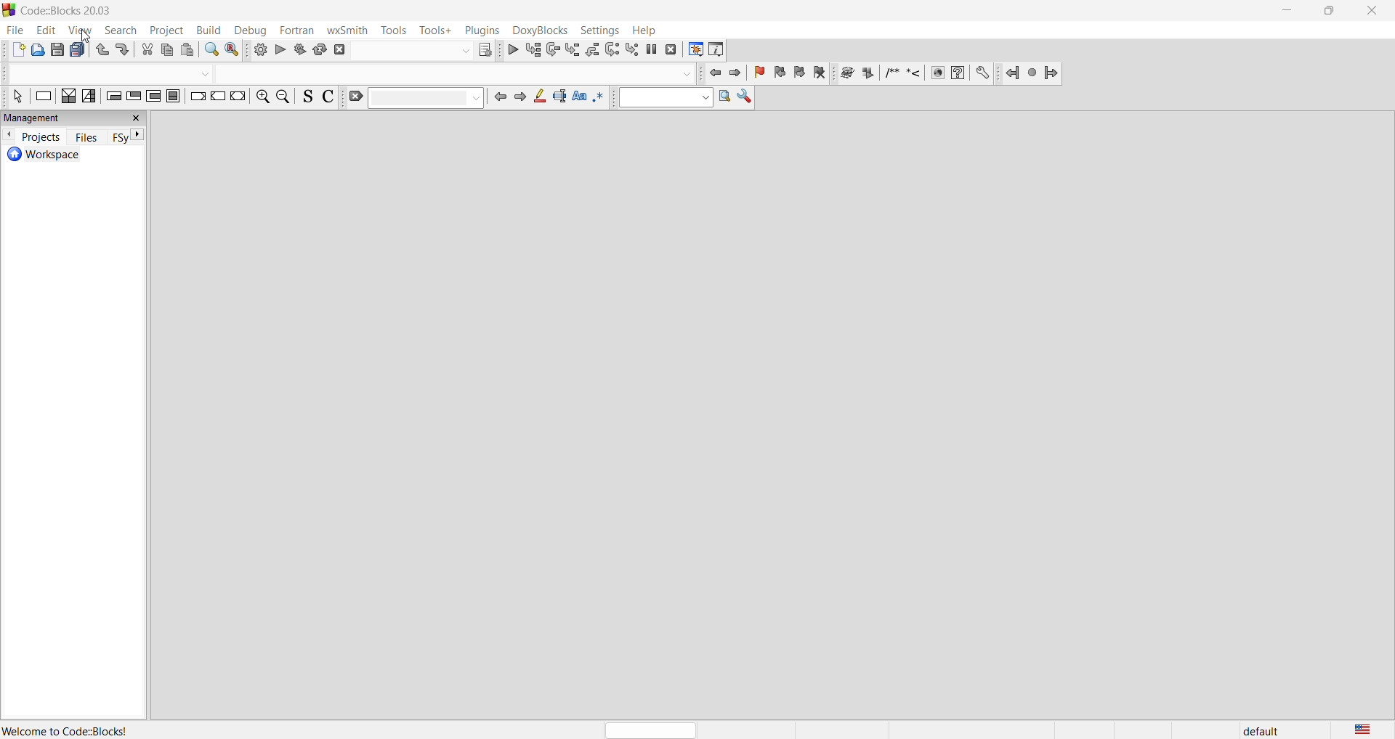  What do you see at coordinates (59, 52) in the screenshot?
I see `save` at bounding box center [59, 52].